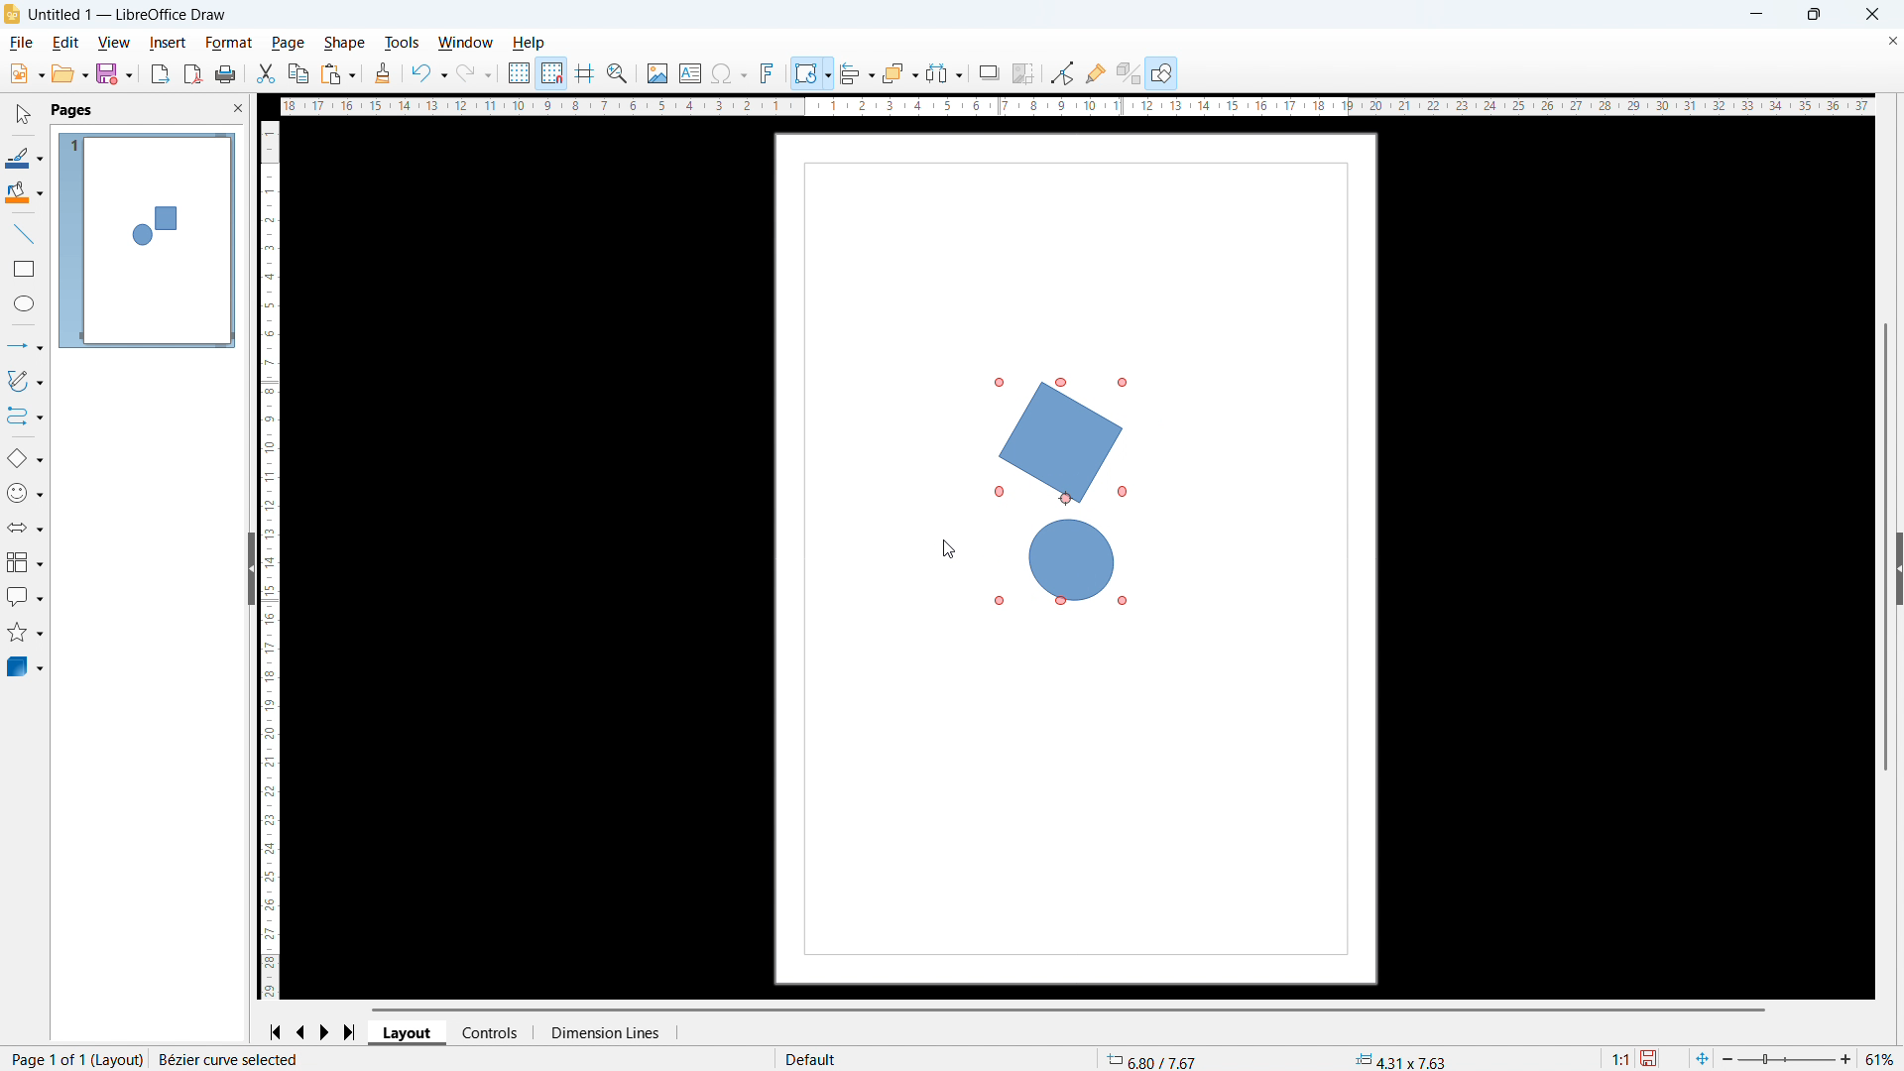  Describe the element at coordinates (586, 73) in the screenshot. I see `Guidelines while moving ` at that location.